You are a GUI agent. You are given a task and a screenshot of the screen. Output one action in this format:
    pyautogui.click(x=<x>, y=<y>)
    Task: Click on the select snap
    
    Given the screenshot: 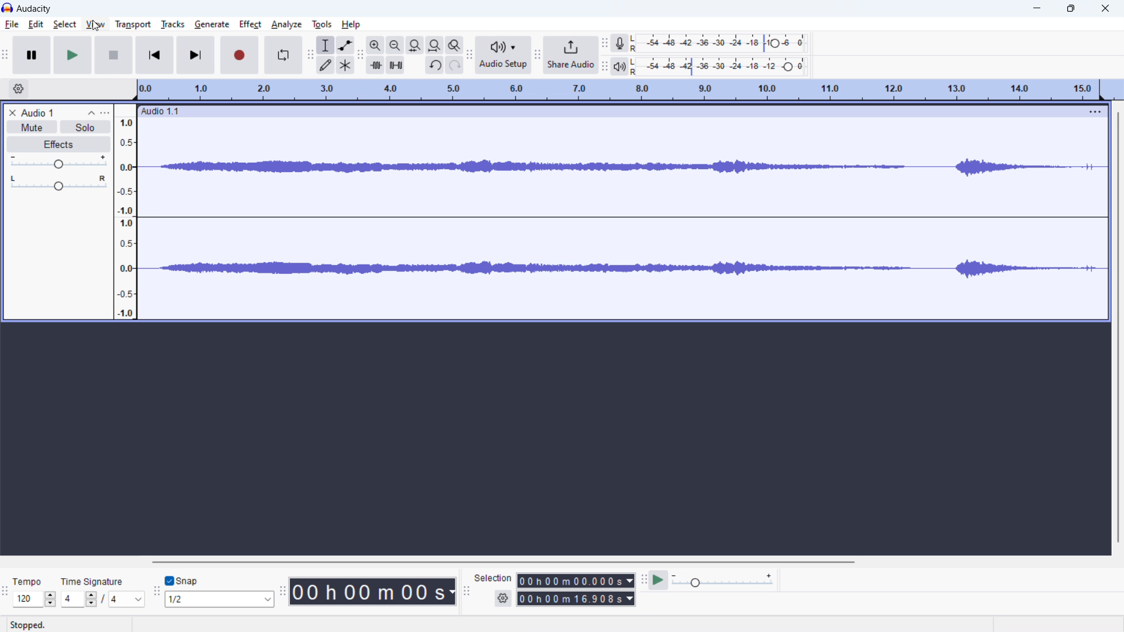 What is the action you would take?
    pyautogui.click(x=219, y=599)
    